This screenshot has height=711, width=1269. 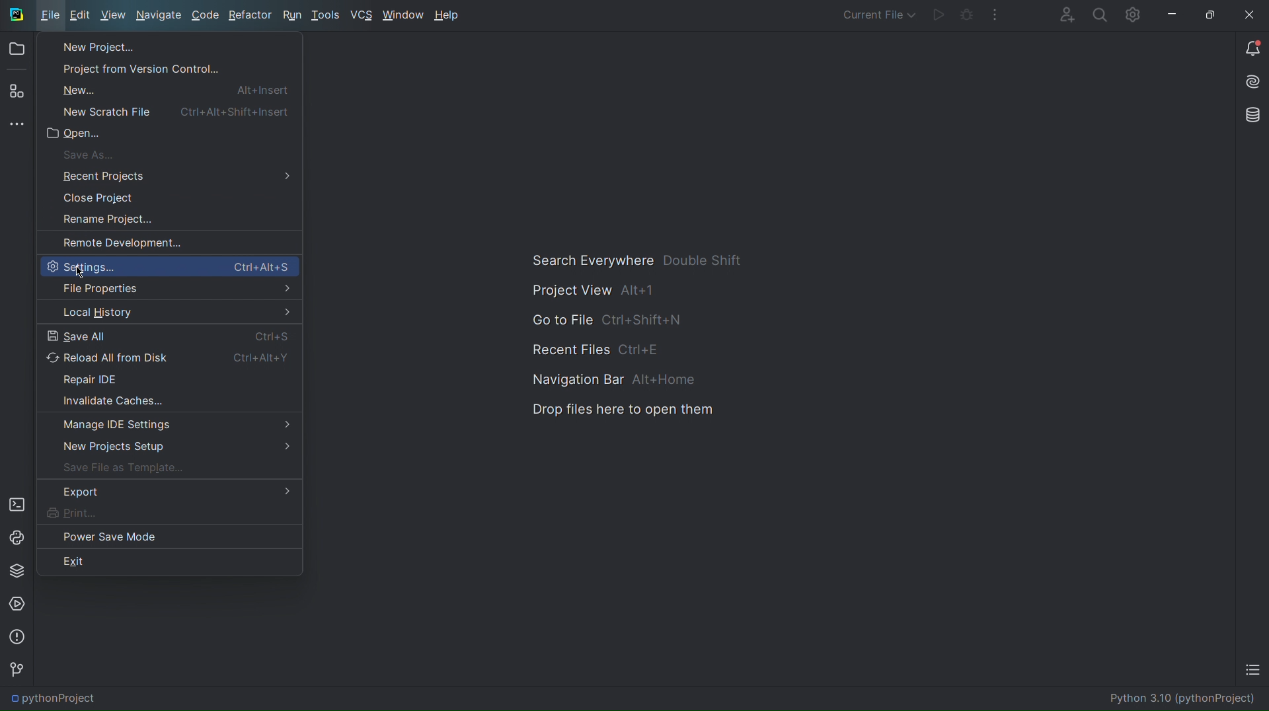 What do you see at coordinates (161, 15) in the screenshot?
I see `Navigate` at bounding box center [161, 15].